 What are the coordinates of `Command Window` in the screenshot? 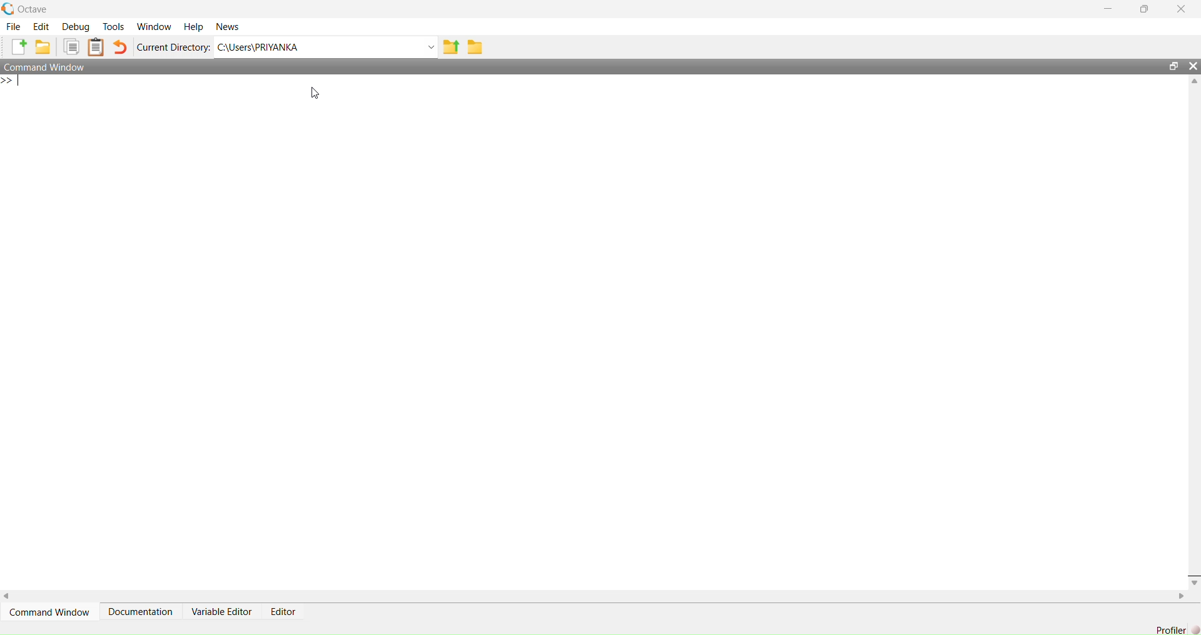 It's located at (53, 611).